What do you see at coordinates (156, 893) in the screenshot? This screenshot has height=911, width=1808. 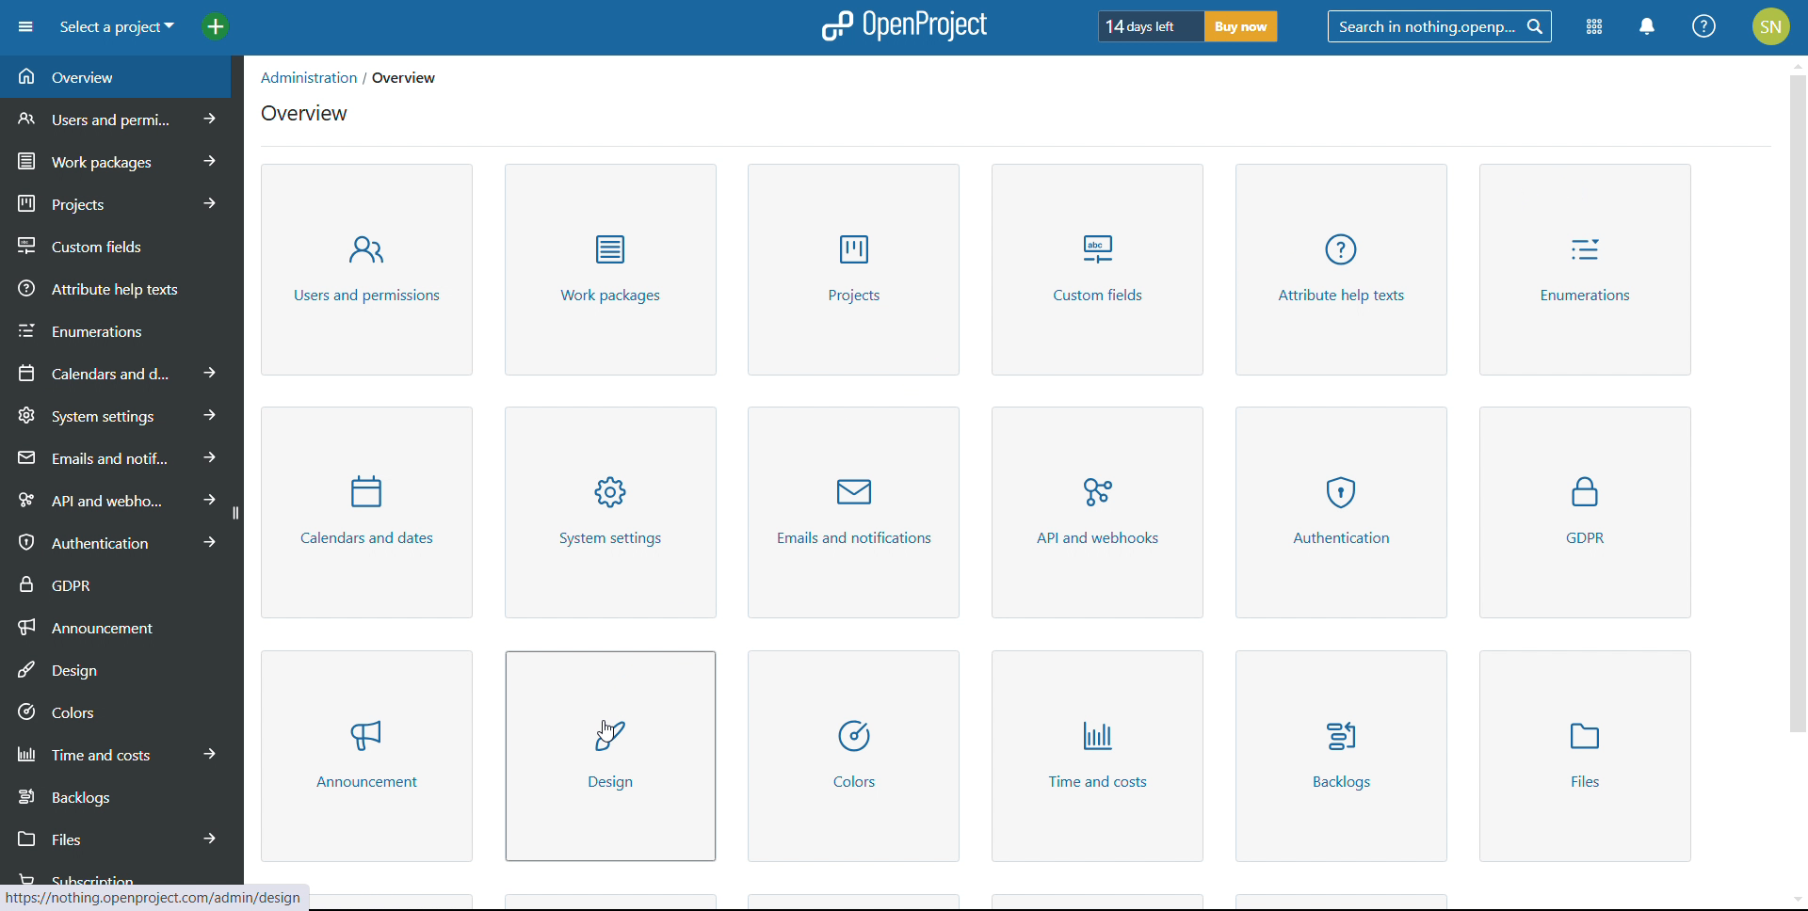 I see `https://nothing.openproject.com/admin/design` at bounding box center [156, 893].